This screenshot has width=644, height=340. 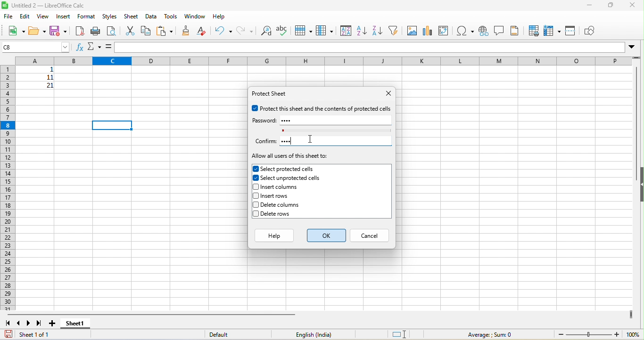 What do you see at coordinates (288, 196) in the screenshot?
I see `insert rows` at bounding box center [288, 196].